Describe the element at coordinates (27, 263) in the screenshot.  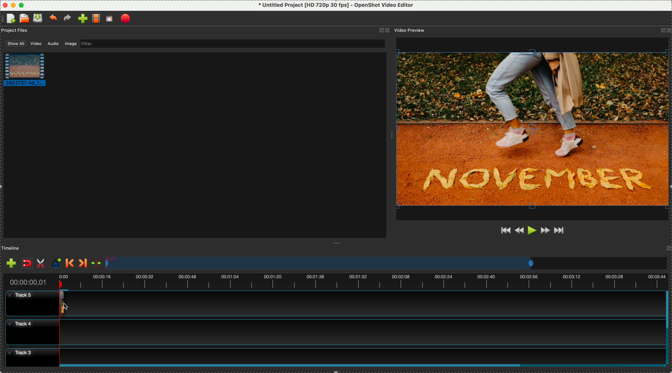
I see `disable snaping` at that location.